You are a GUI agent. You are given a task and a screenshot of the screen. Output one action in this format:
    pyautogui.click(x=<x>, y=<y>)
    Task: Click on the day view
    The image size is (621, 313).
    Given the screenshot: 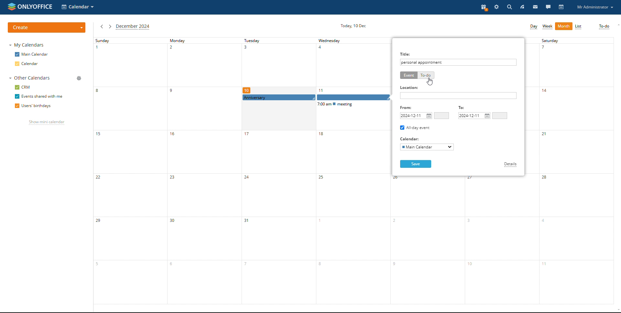 What is the action you would take?
    pyautogui.click(x=533, y=27)
    